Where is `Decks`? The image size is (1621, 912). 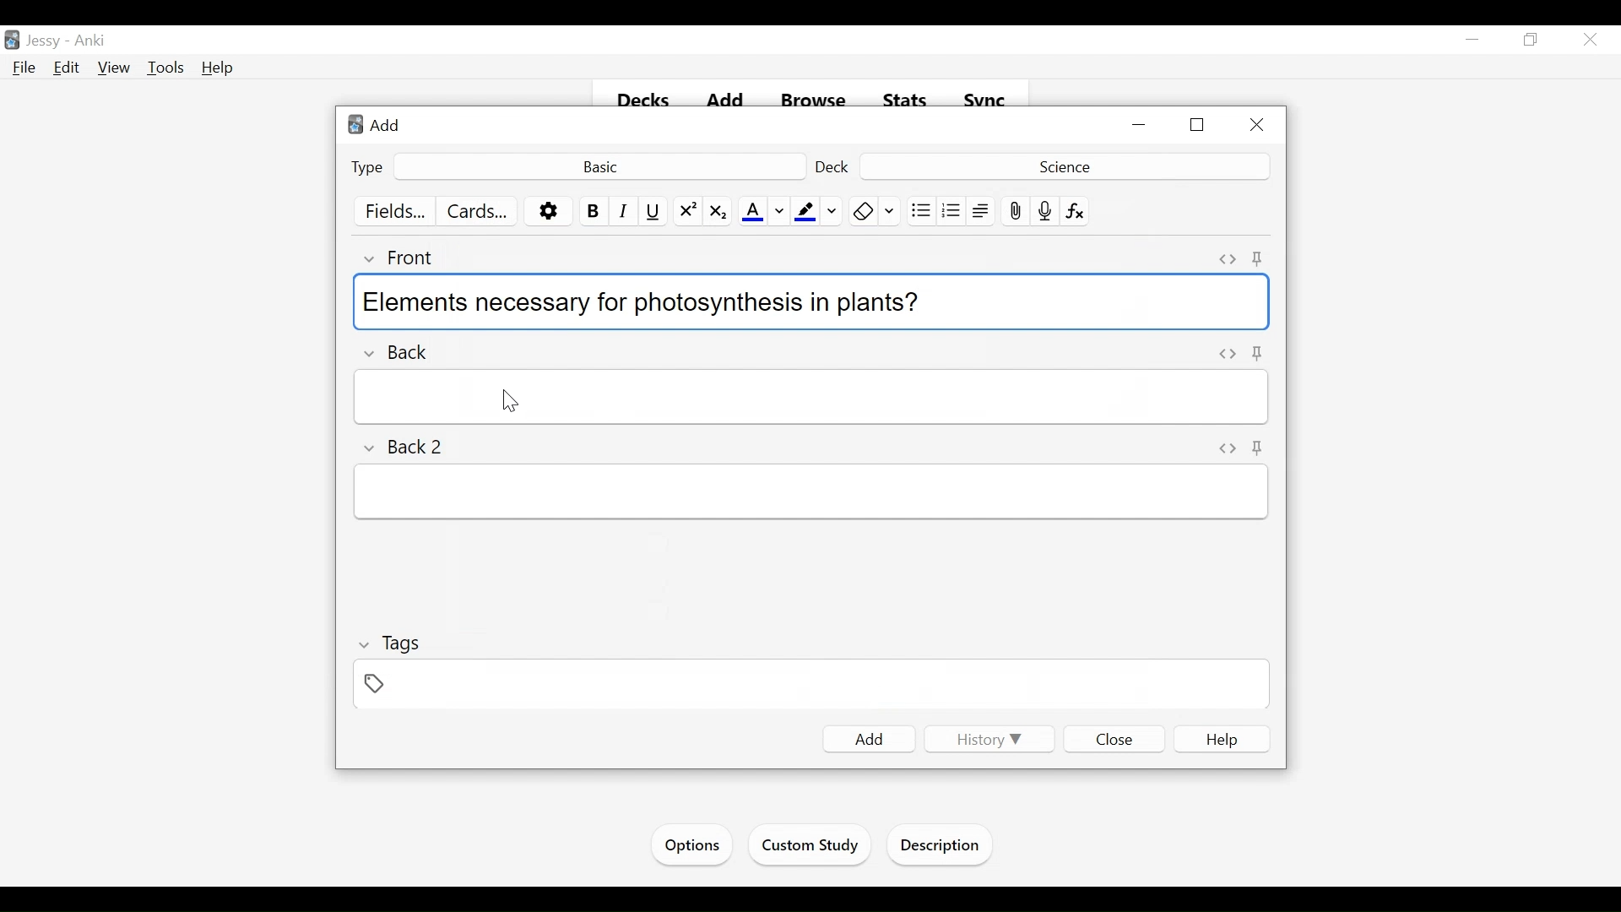
Decks is located at coordinates (645, 101).